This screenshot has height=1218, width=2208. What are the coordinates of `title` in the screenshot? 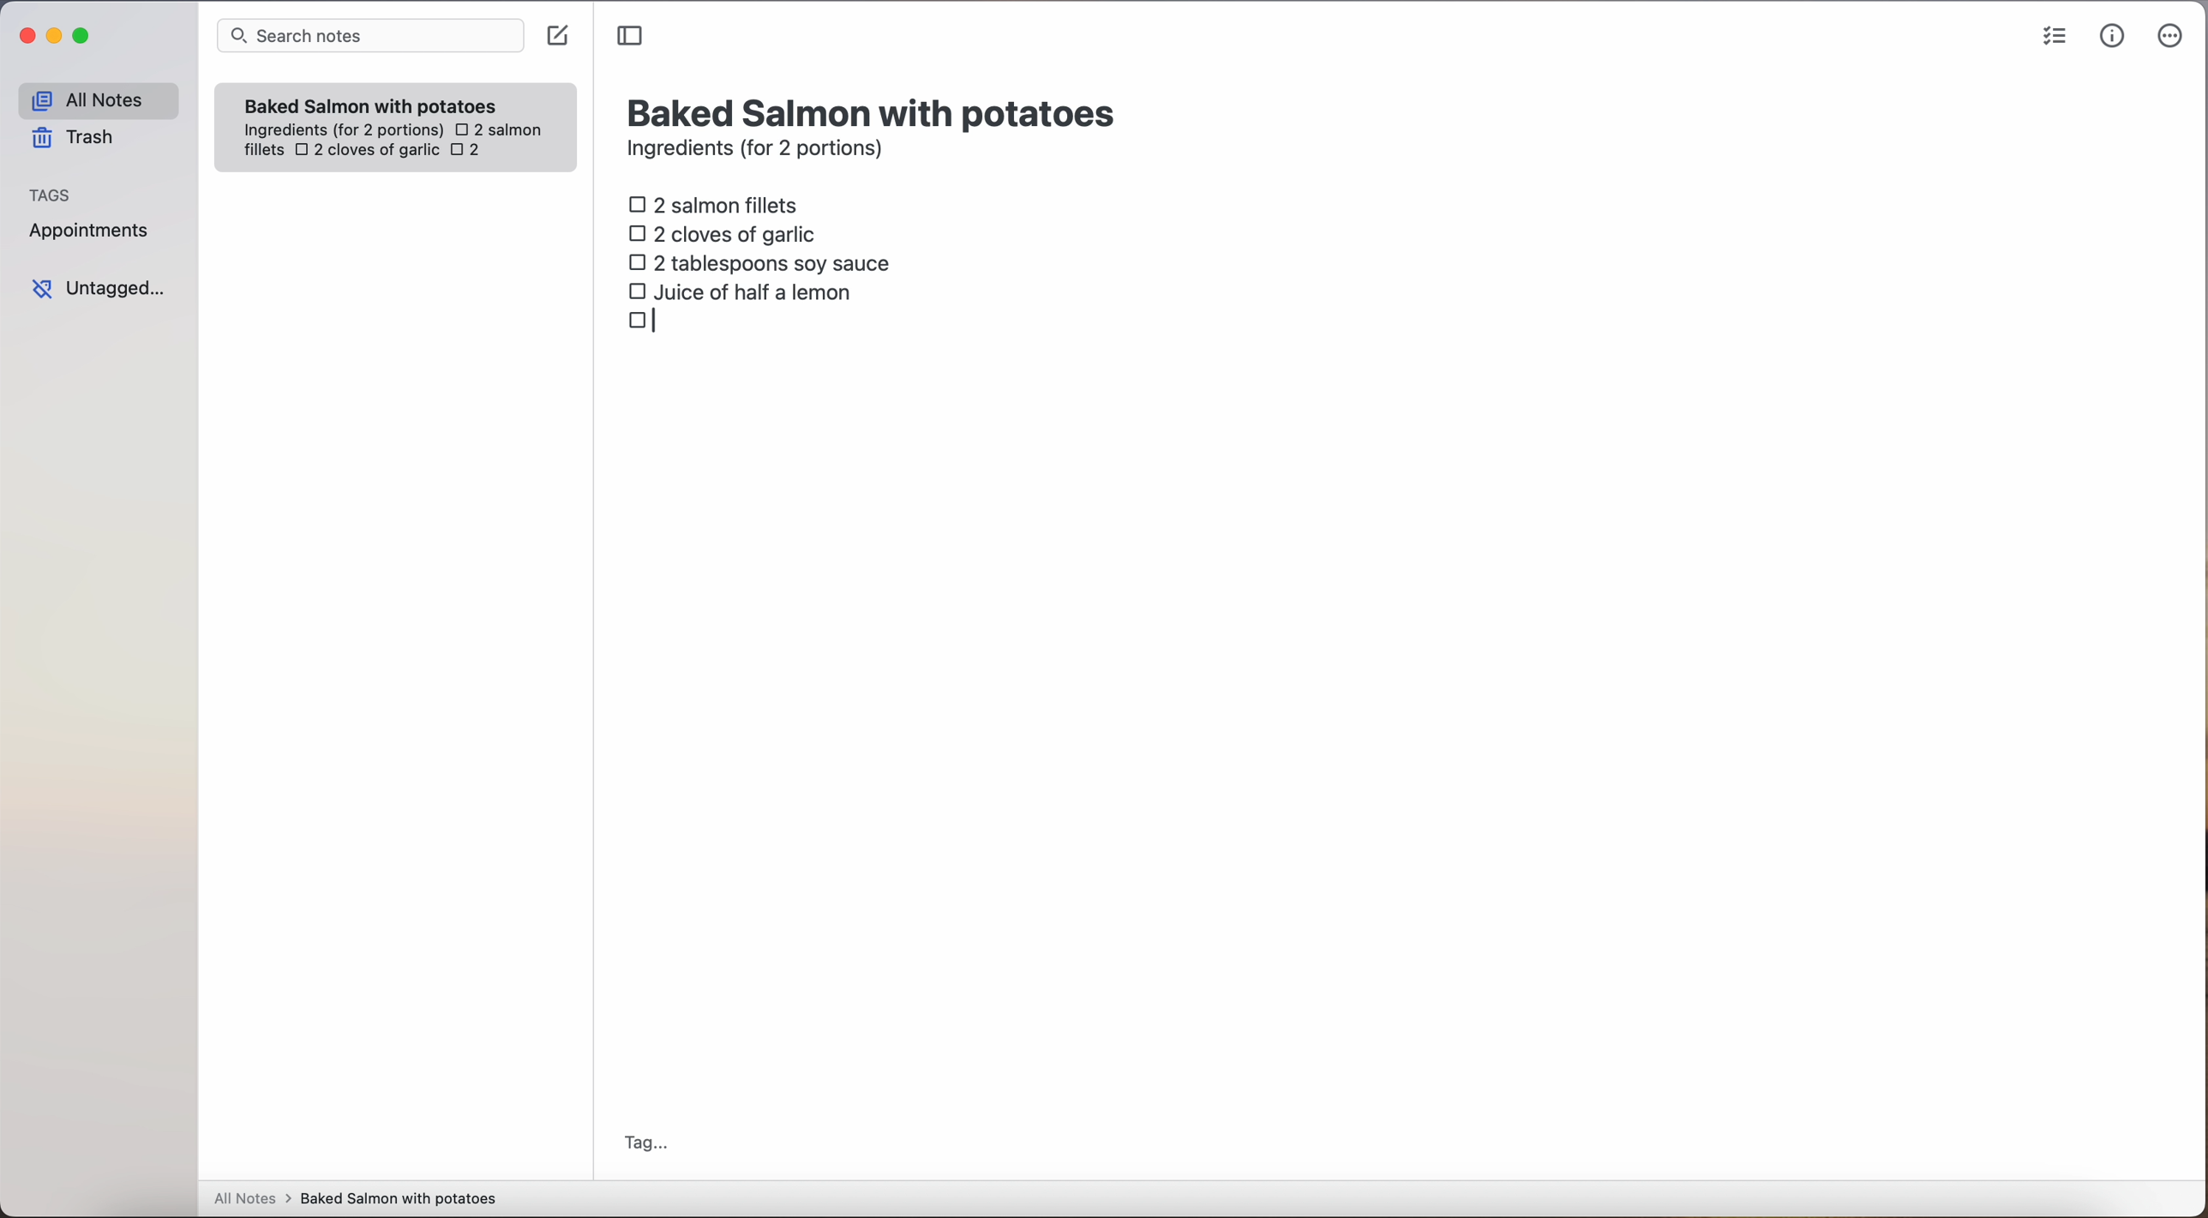 It's located at (875, 111).